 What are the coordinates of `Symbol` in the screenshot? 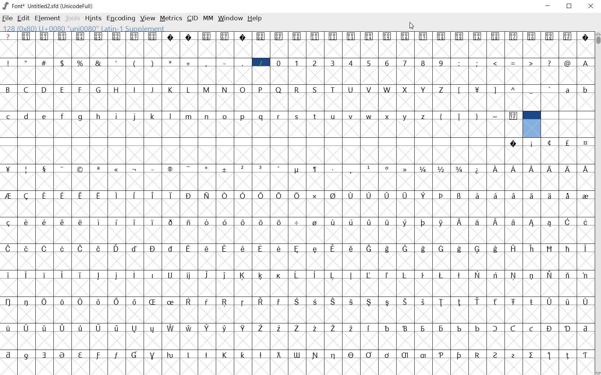 It's located at (405, 275).